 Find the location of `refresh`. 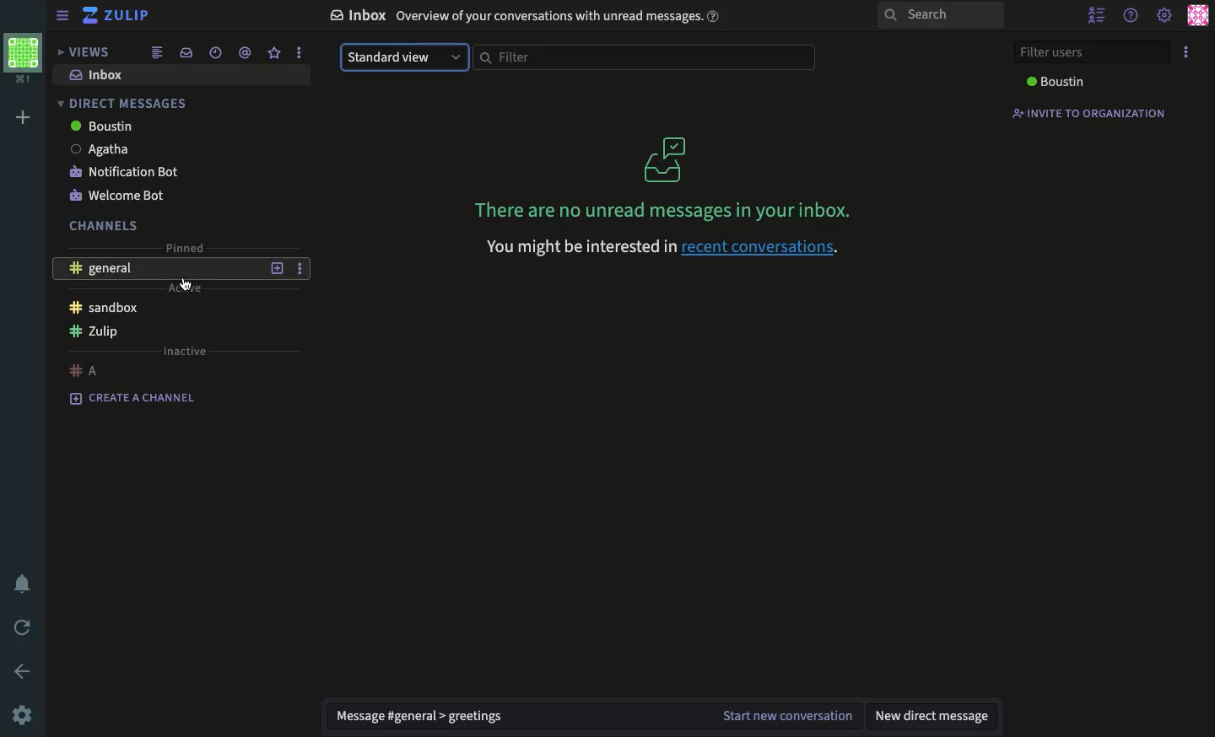

refresh is located at coordinates (25, 628).